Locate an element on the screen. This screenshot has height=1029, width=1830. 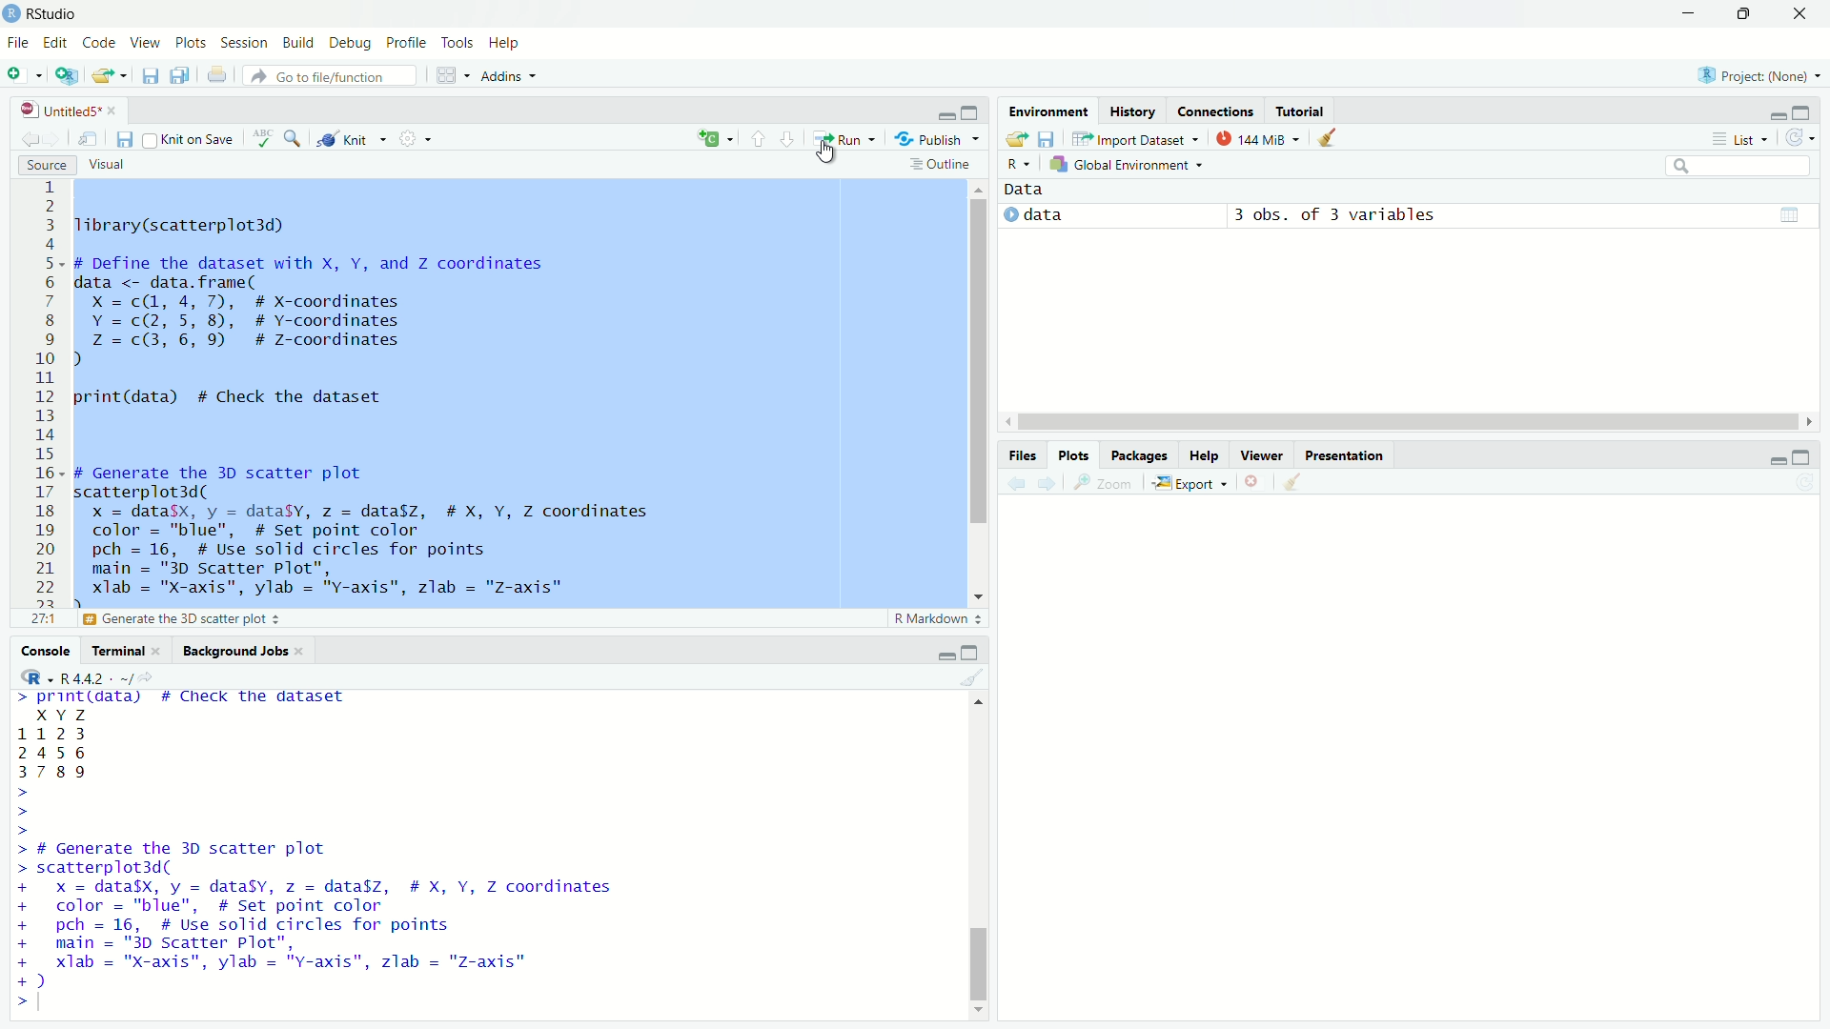
minimize is located at coordinates (1766, 112).